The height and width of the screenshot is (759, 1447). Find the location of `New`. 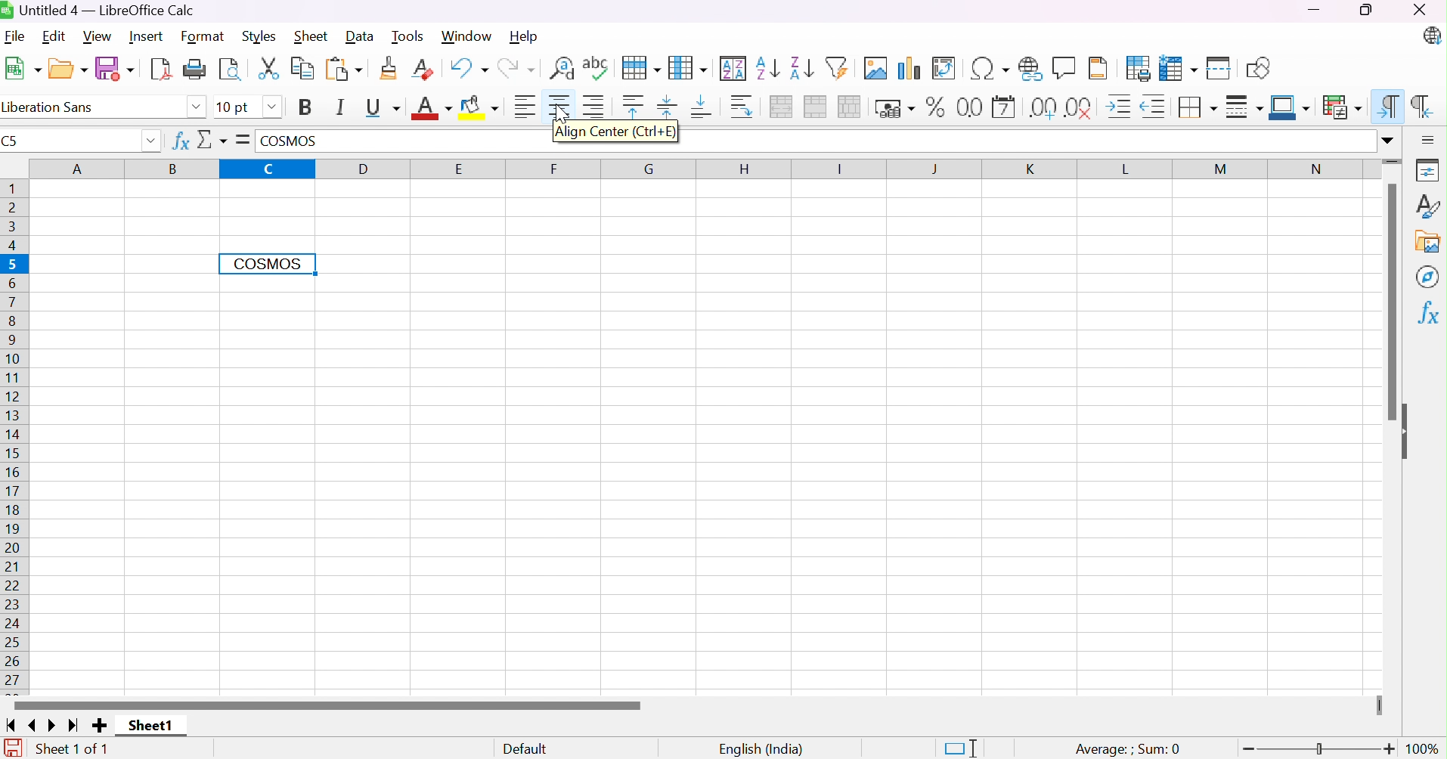

New is located at coordinates (23, 68).